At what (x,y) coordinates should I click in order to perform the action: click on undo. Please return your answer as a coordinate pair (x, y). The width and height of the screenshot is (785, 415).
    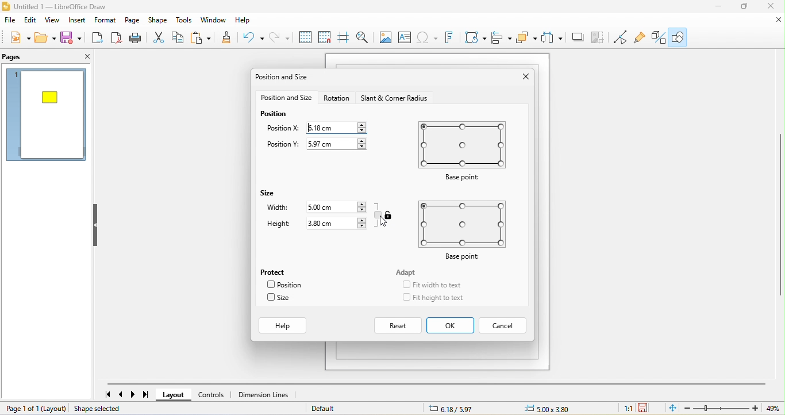
    Looking at the image, I should click on (251, 37).